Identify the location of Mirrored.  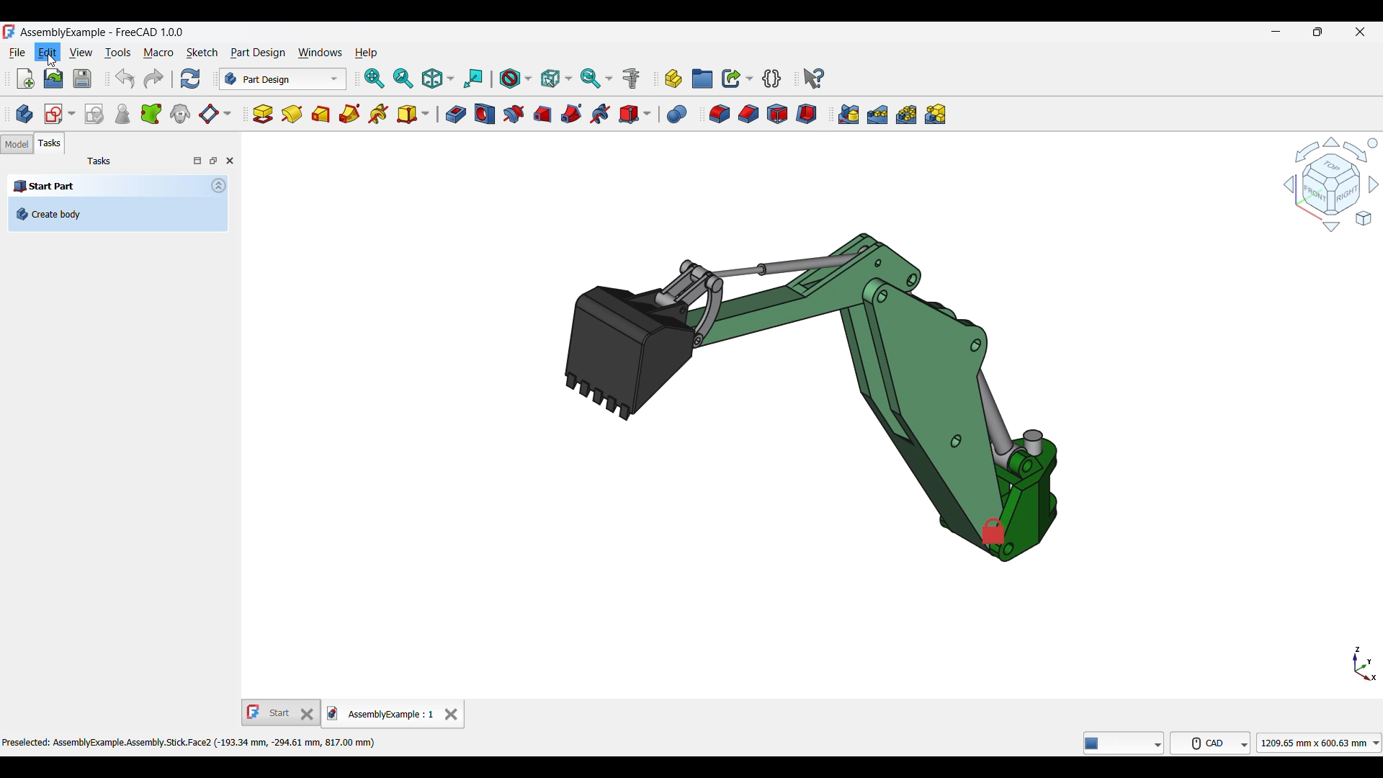
(849, 114).